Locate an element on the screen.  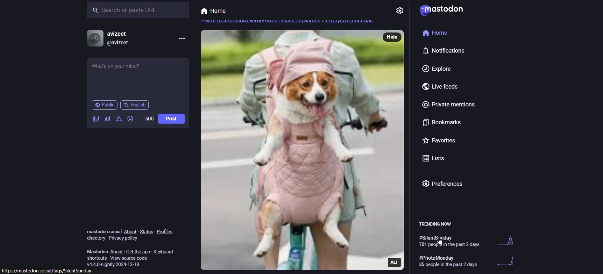
add image is located at coordinates (95, 120).